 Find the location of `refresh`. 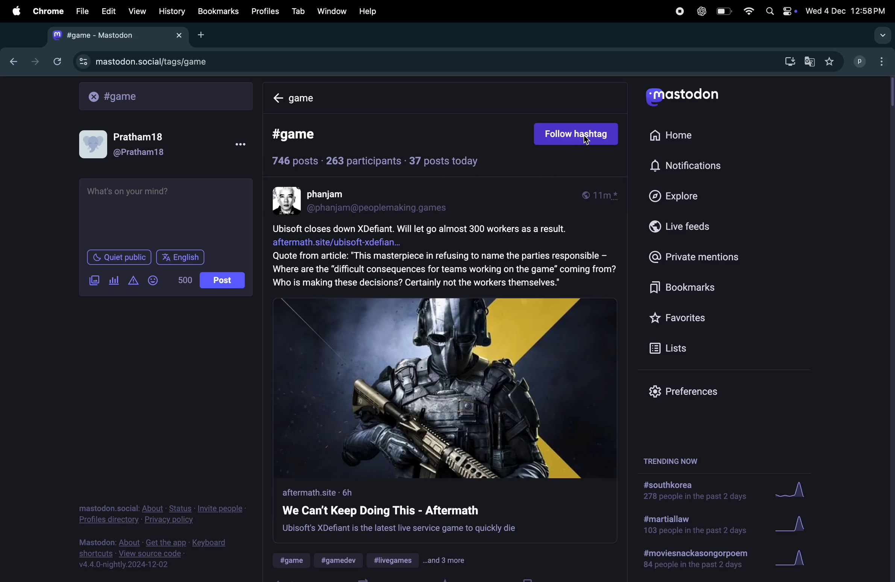

refresh is located at coordinates (56, 61).